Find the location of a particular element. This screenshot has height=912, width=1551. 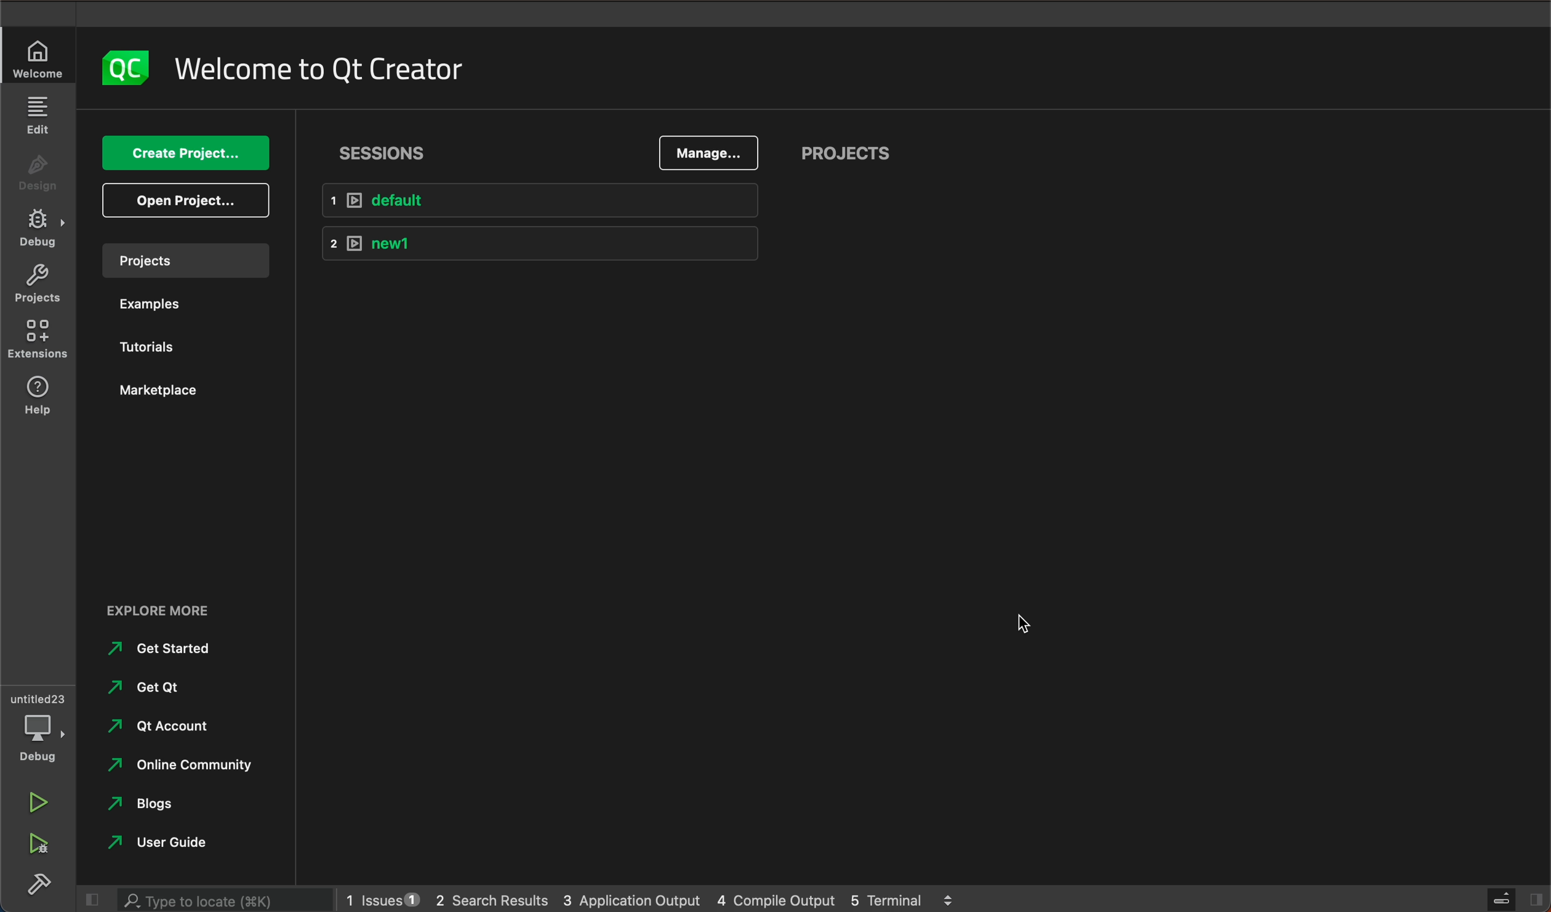

blogs is located at coordinates (148, 805).